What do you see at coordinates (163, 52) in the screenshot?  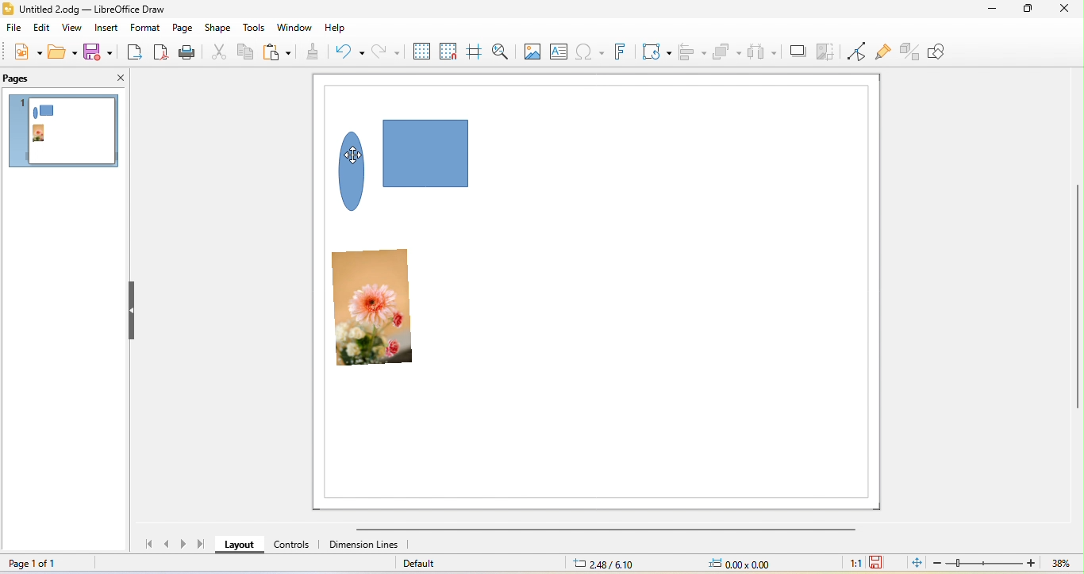 I see `export direct as pdf` at bounding box center [163, 52].